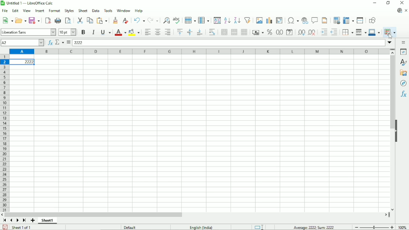 The height and width of the screenshot is (230, 409). I want to click on Sheet 1 of 1, so click(22, 227).